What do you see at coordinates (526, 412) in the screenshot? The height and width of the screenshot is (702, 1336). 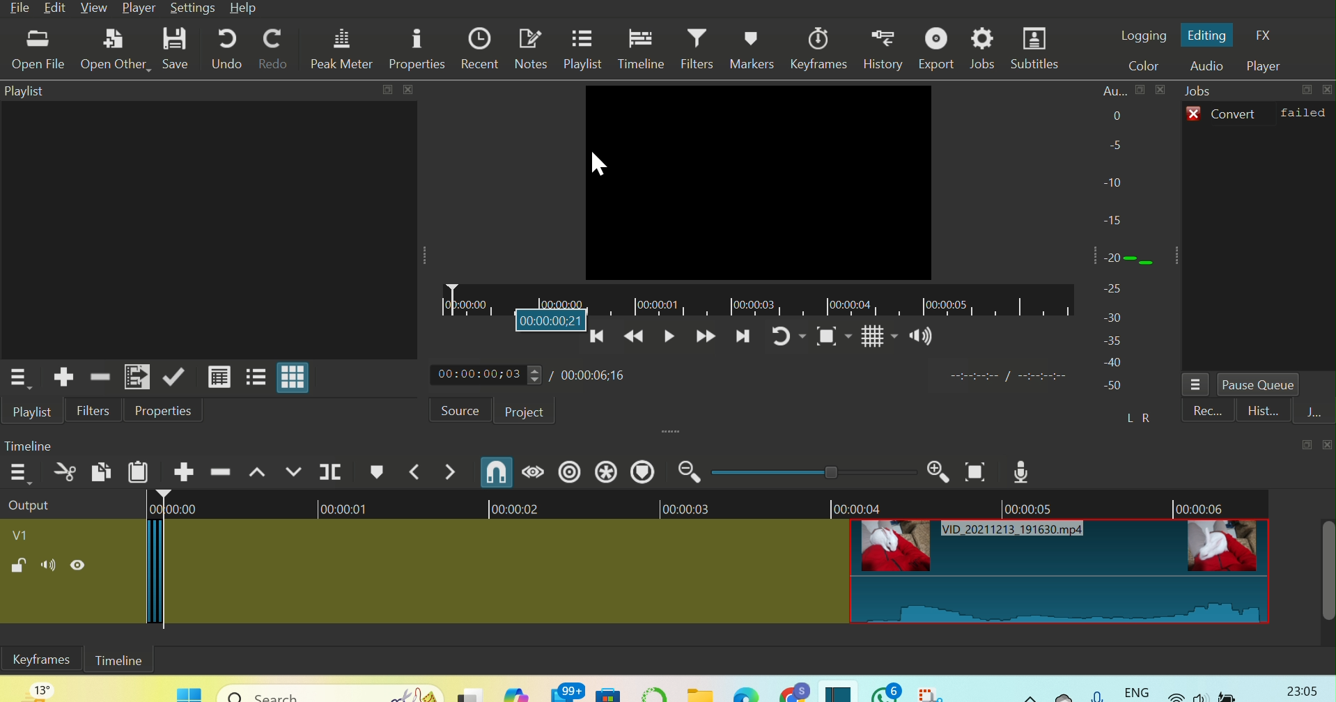 I see `Project` at bounding box center [526, 412].